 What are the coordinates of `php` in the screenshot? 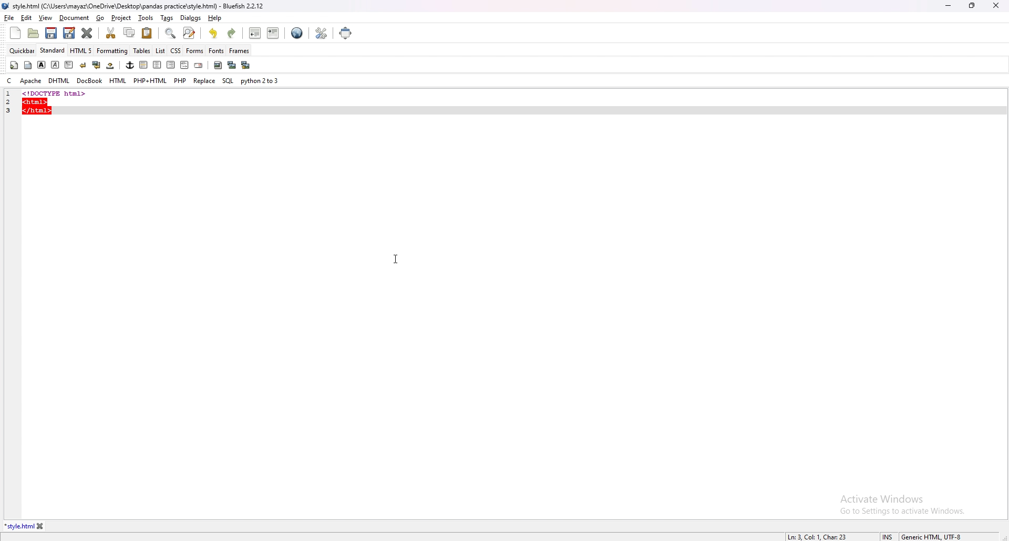 It's located at (180, 80).